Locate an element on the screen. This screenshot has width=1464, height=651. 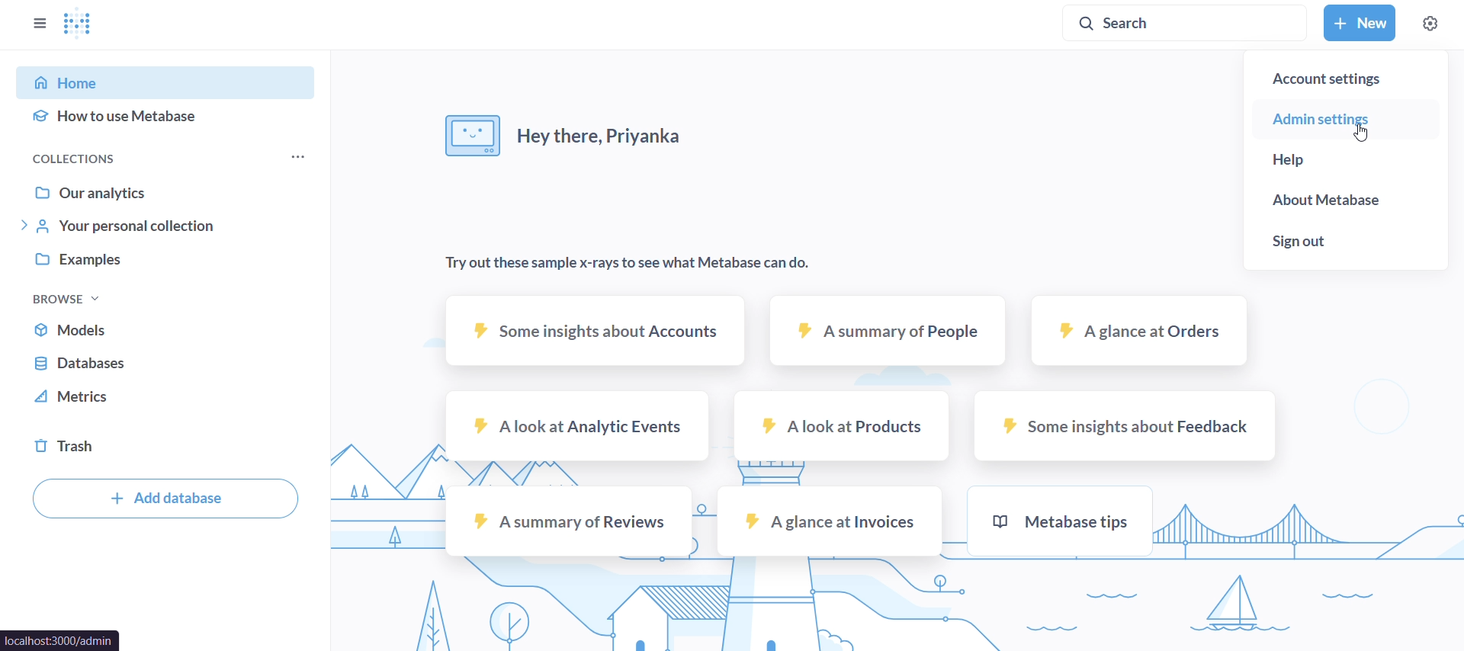
our analytics is located at coordinates (165, 189).